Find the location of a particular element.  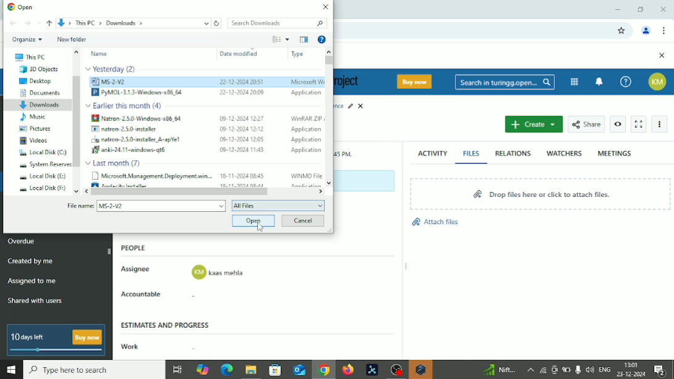

Windows is located at coordinates (10, 370).